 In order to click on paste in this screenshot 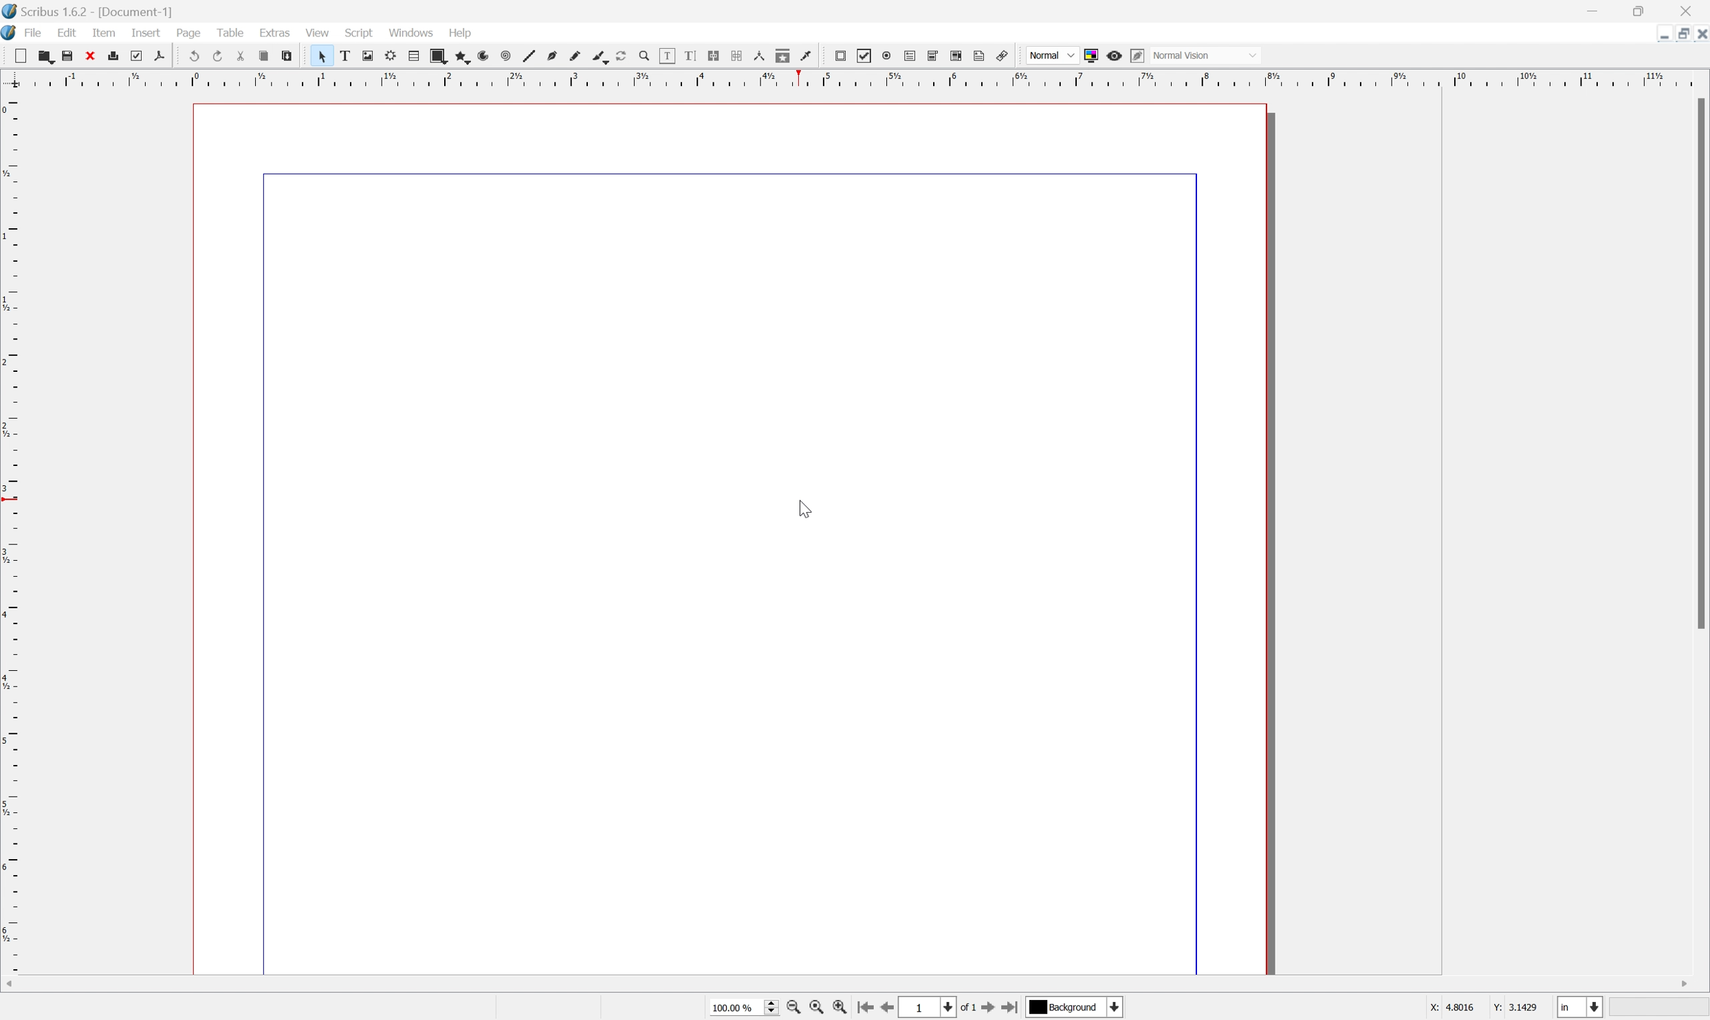, I will do `click(287, 56)`.